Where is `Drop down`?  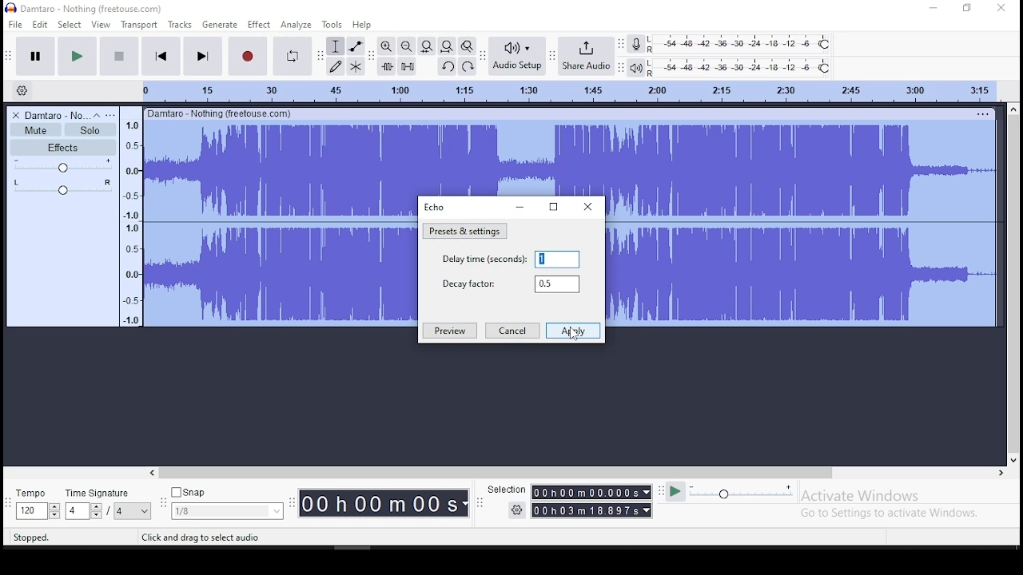
Drop down is located at coordinates (645, 491).